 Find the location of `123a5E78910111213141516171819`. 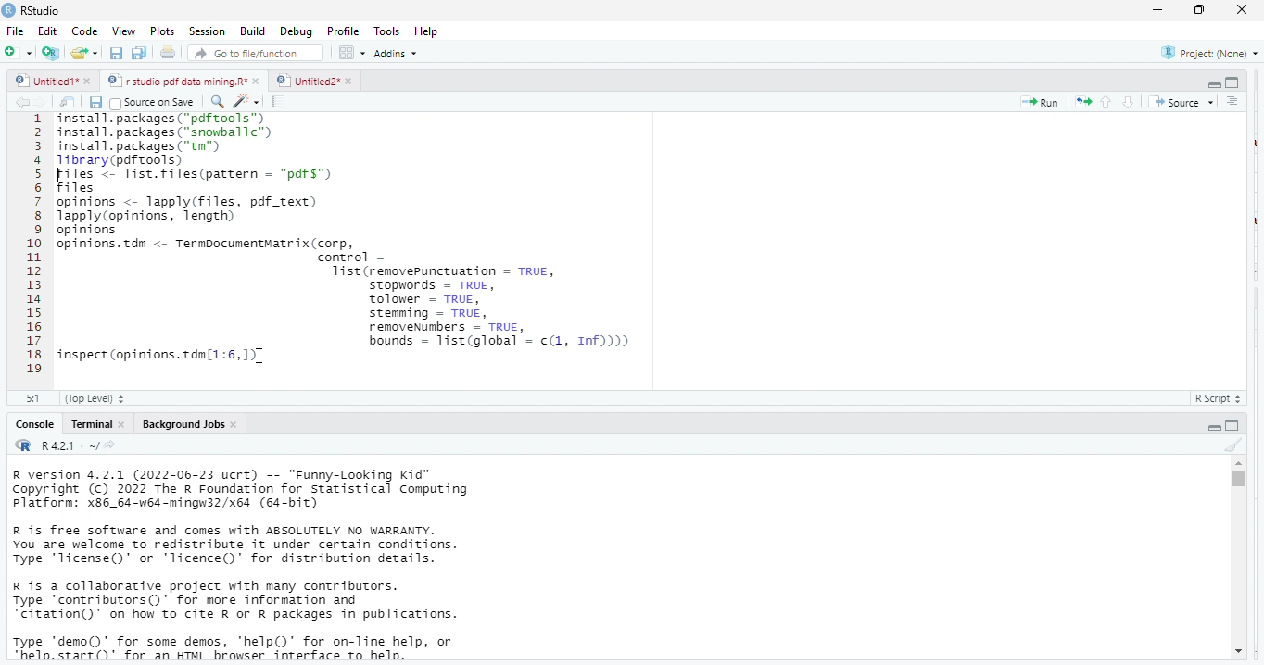

123a5E78910111213141516171819 is located at coordinates (34, 245).